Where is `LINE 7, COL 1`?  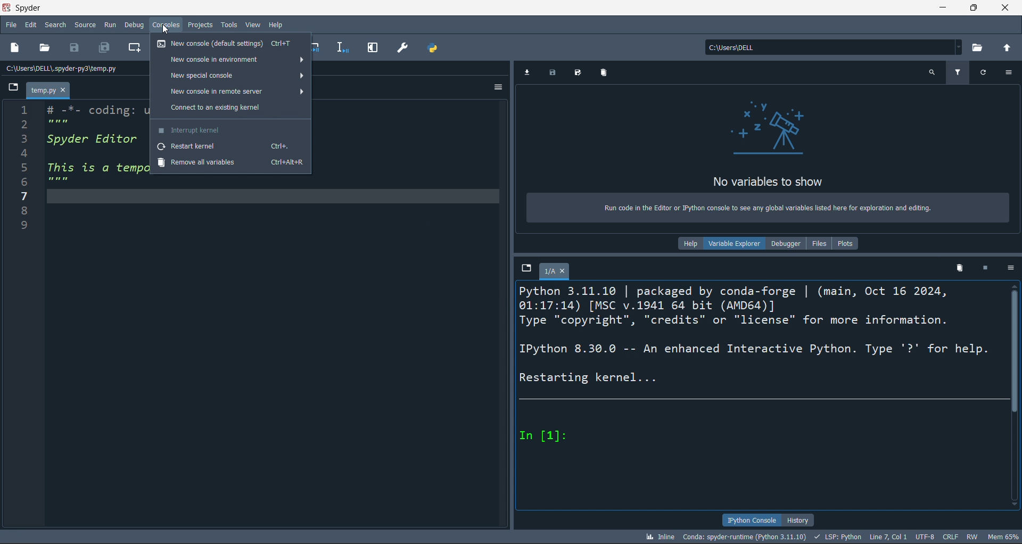 LINE 7, COL 1 is located at coordinates (888, 537).